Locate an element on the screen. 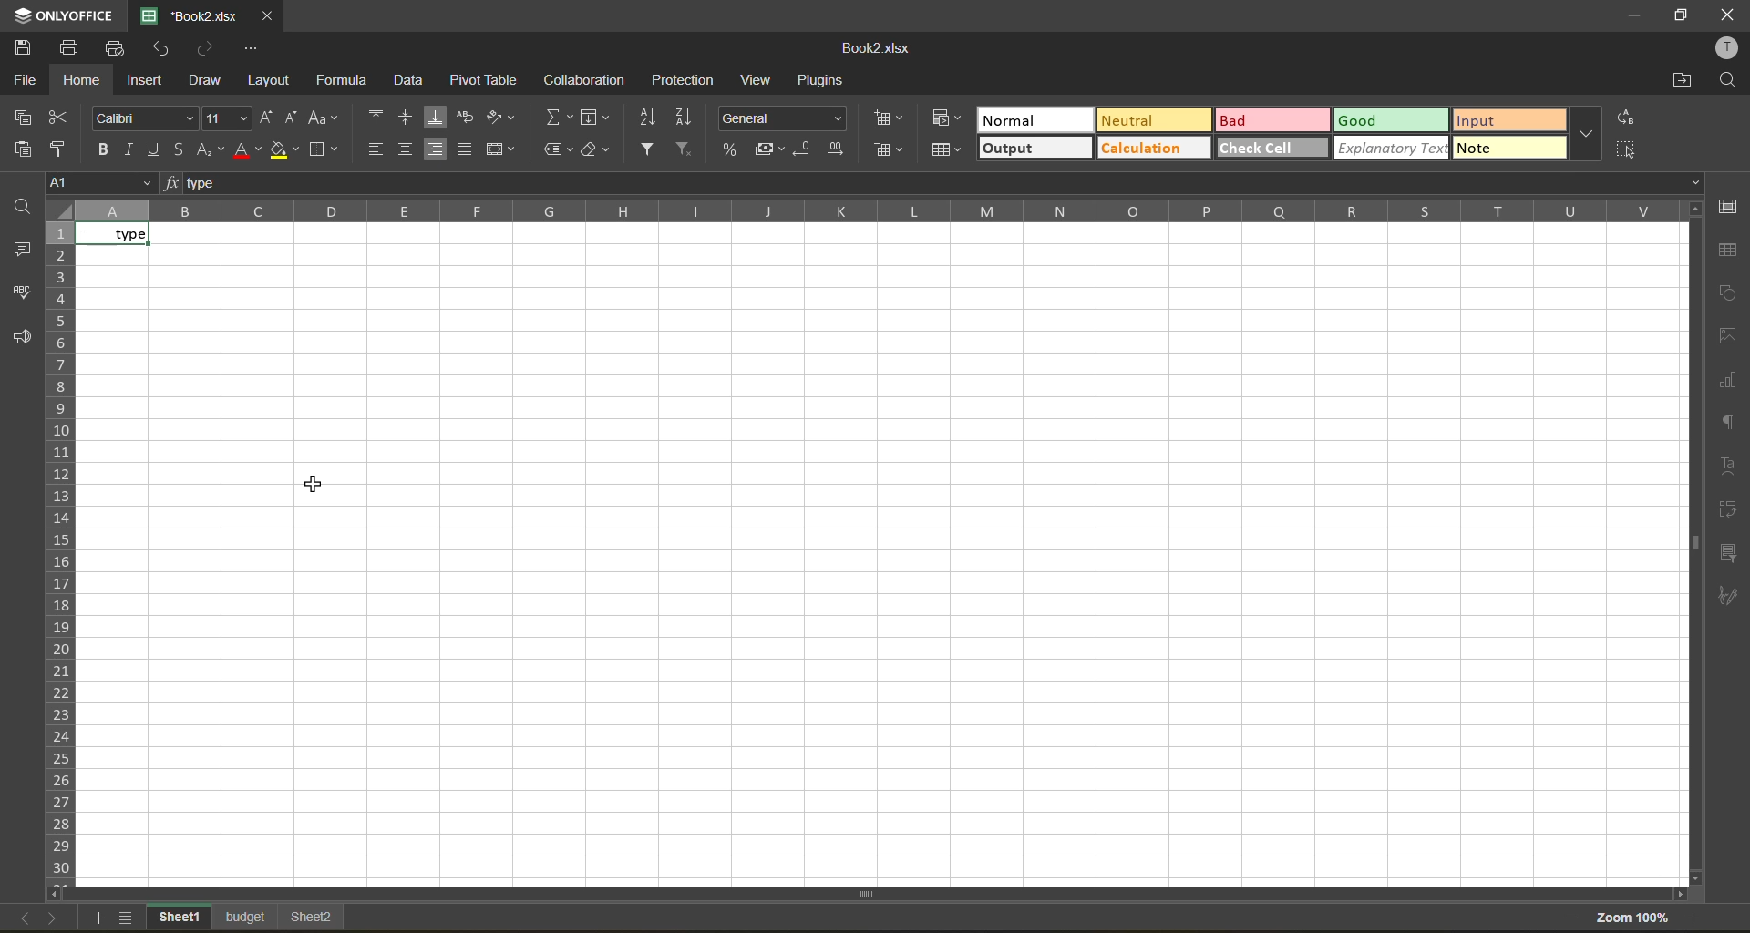 The height and width of the screenshot is (933, 1750). copy style is located at coordinates (67, 149).